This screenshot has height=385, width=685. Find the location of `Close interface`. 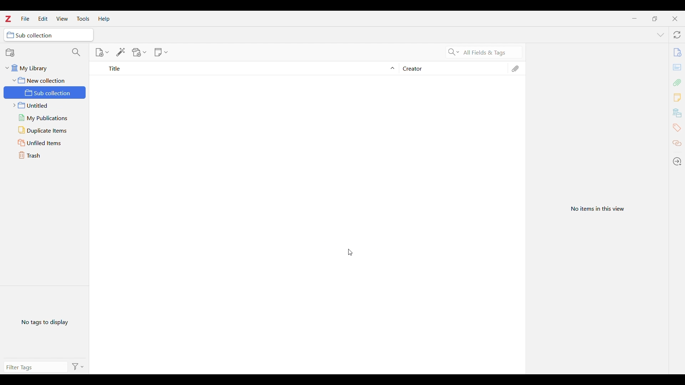

Close interface is located at coordinates (675, 19).